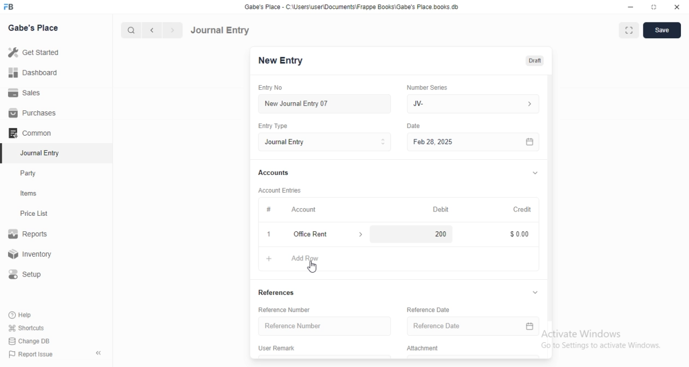  Describe the element at coordinates (280, 190) in the screenshot. I see `‘Account Entries` at that location.